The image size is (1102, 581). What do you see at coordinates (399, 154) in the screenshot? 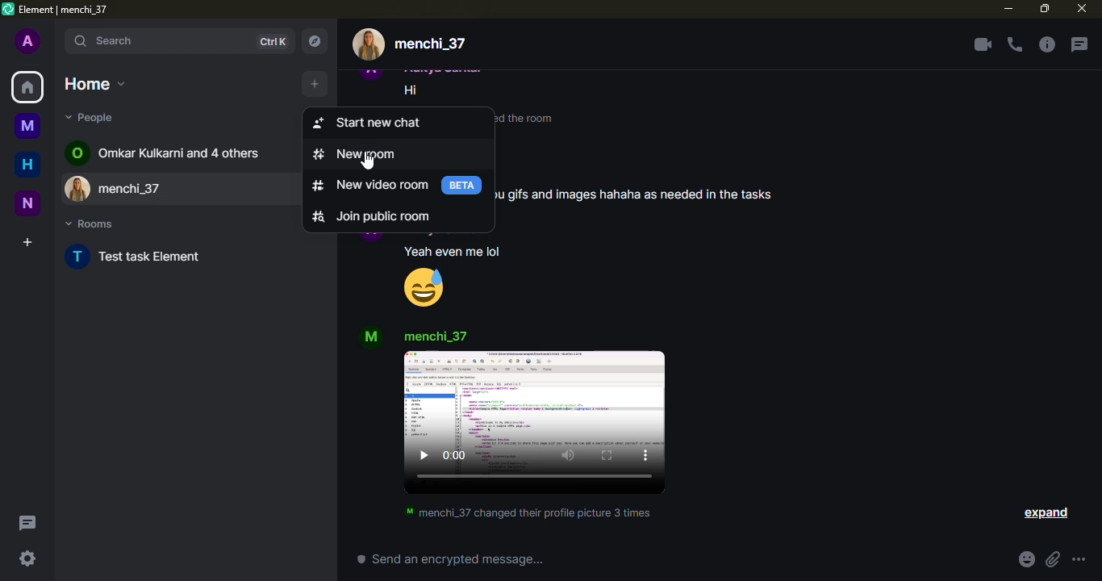
I see `new room` at bounding box center [399, 154].